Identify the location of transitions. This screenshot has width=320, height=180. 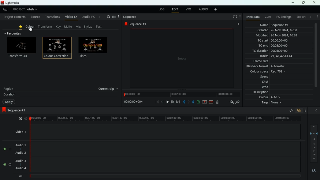
(52, 17).